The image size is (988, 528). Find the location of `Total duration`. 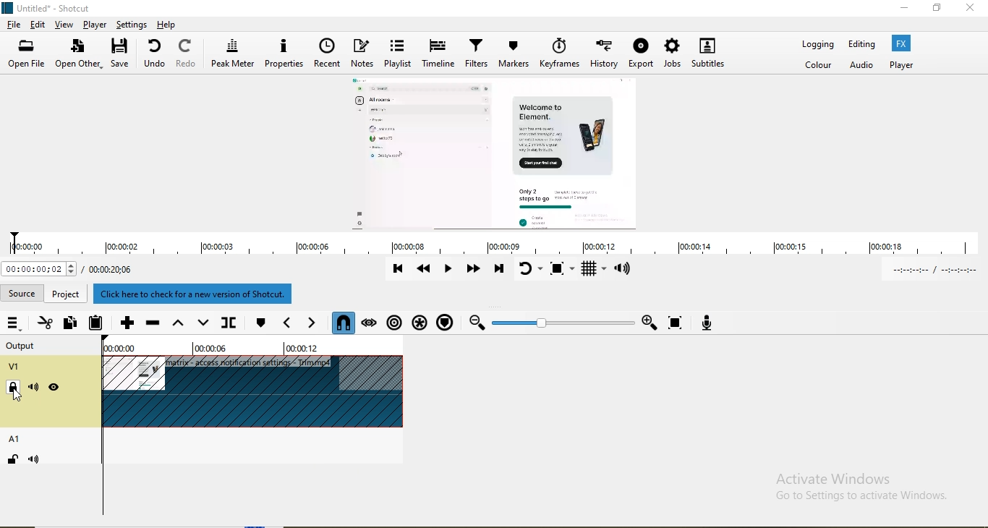

Total duration is located at coordinates (114, 268).